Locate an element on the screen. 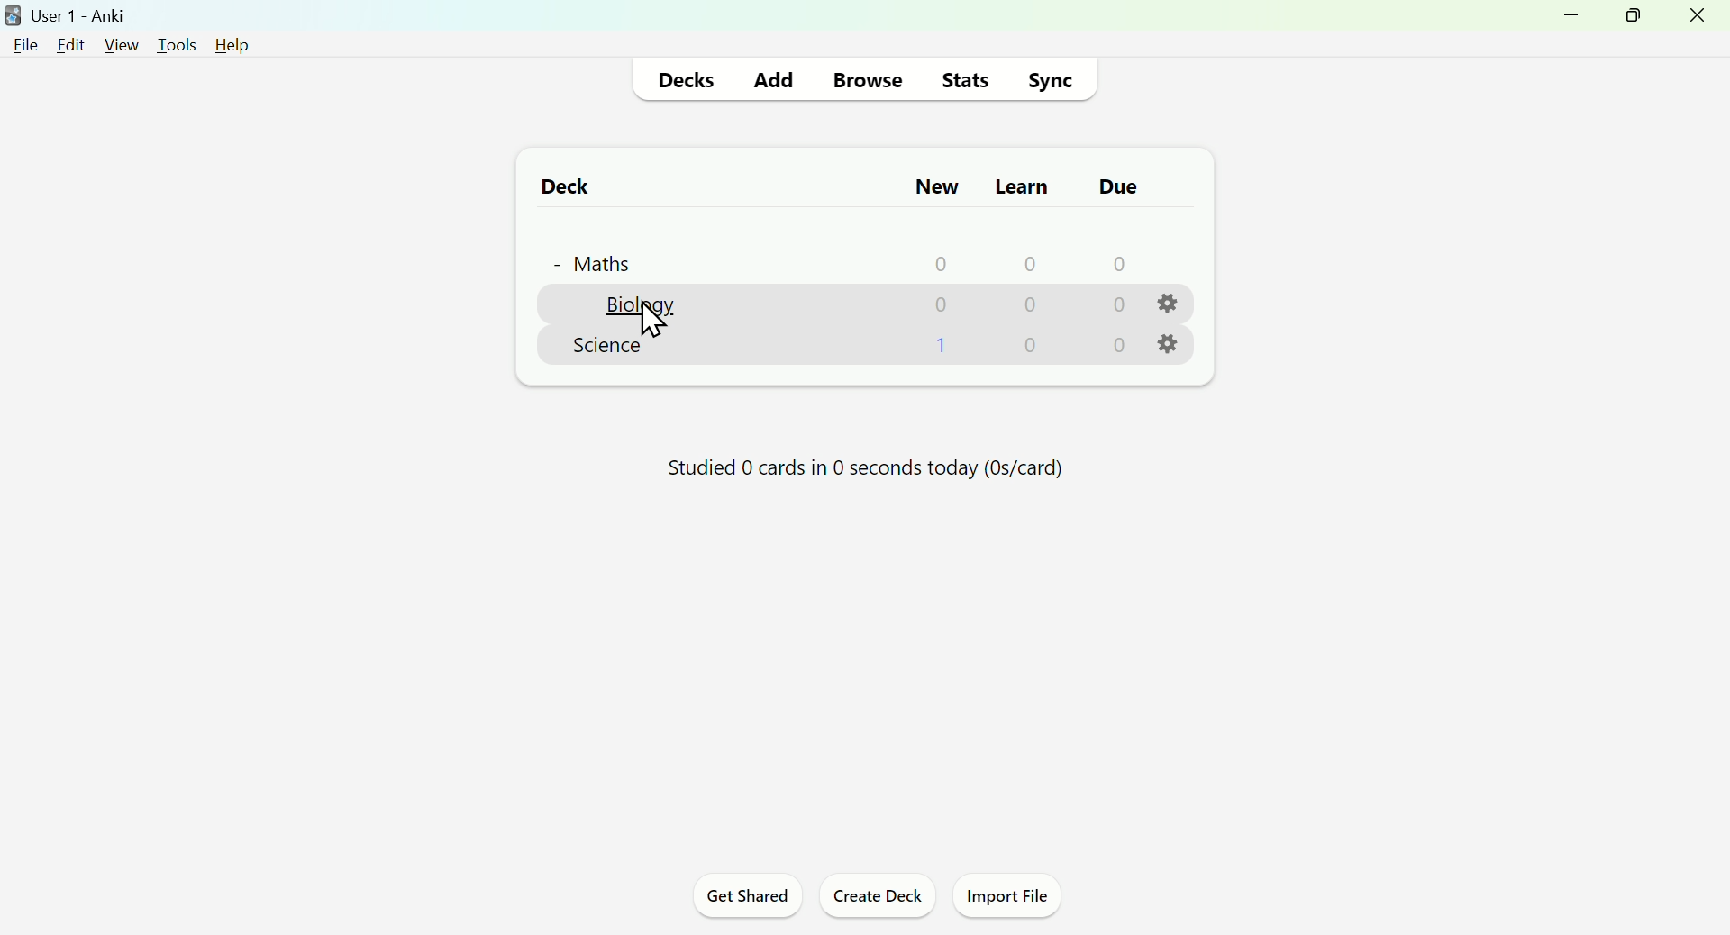 This screenshot has width=1730, height=935. 0 is located at coordinates (1114, 264).